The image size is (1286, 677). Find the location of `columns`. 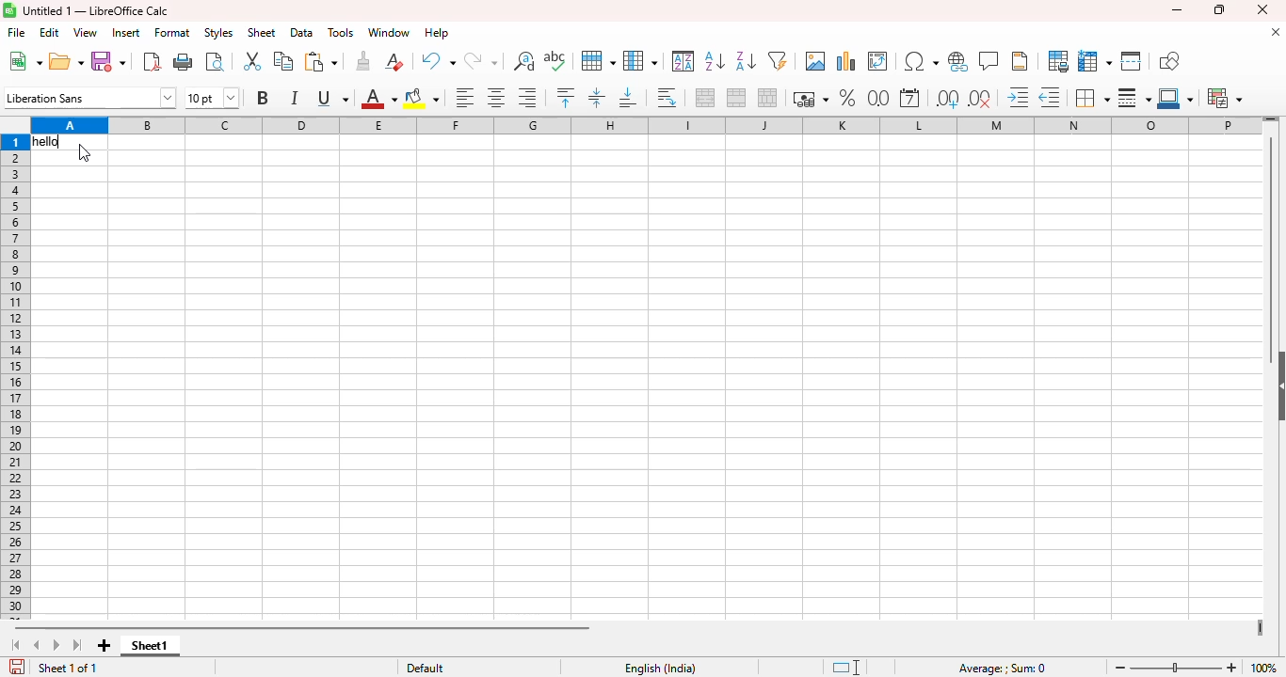

columns is located at coordinates (645, 126).